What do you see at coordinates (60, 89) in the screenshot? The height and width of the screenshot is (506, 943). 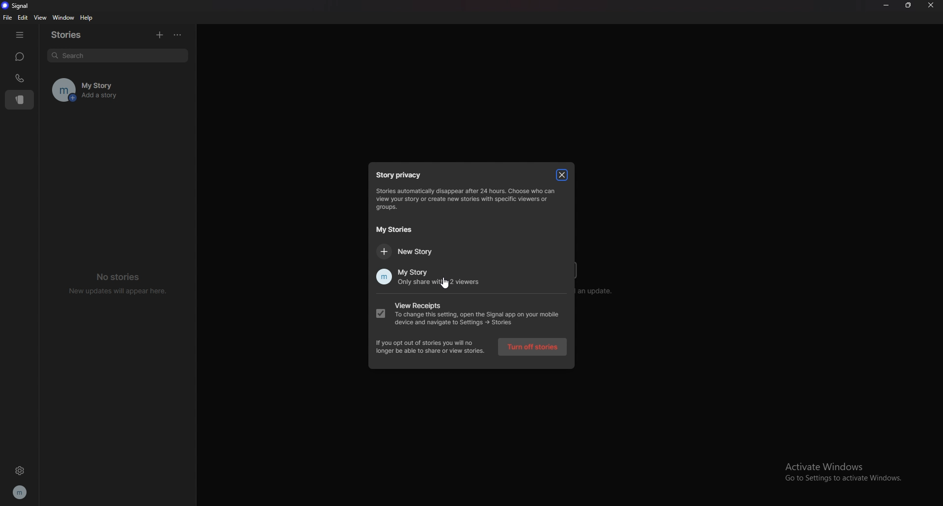 I see `profile image` at bounding box center [60, 89].